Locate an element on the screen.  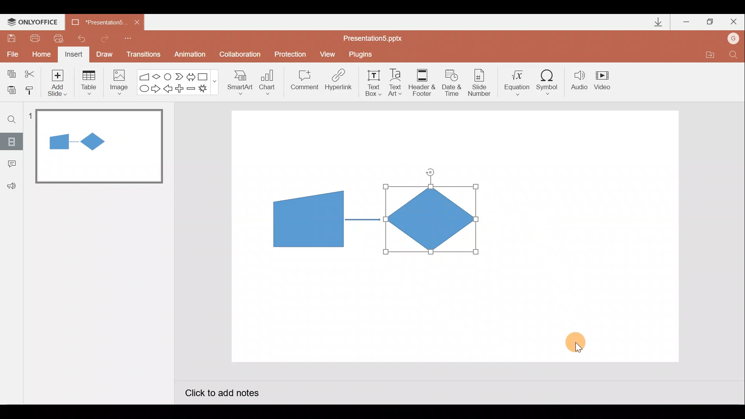
Presentation5. is located at coordinates (95, 21).